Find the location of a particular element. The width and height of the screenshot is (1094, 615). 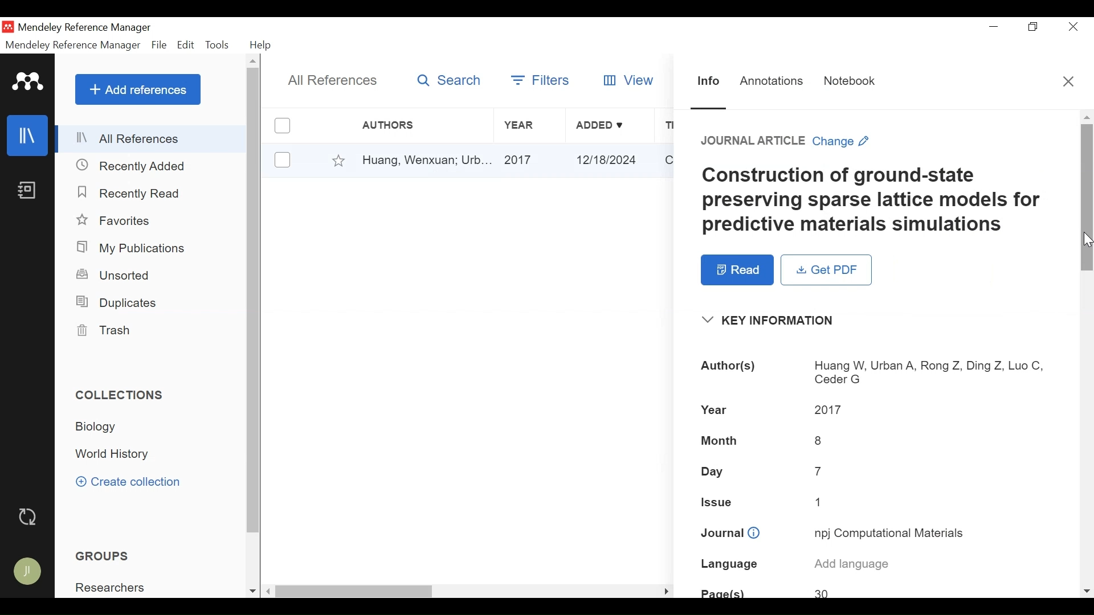

Huang W, Urban A, Rong Z, Ding Z, Luo C, Ceder G is located at coordinates (930, 372).